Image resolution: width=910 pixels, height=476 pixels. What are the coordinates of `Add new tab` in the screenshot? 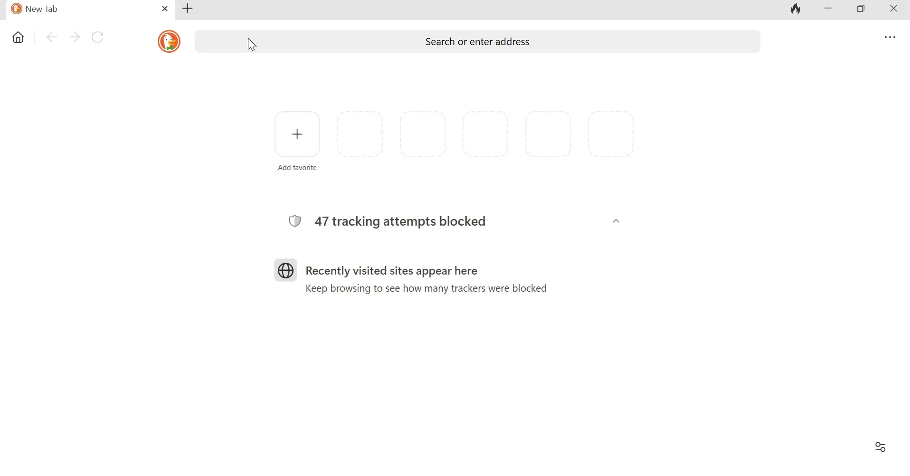 It's located at (188, 9).